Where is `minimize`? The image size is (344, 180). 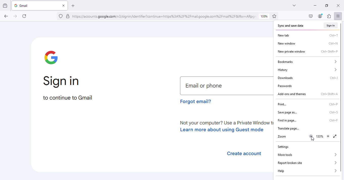
minimize is located at coordinates (315, 6).